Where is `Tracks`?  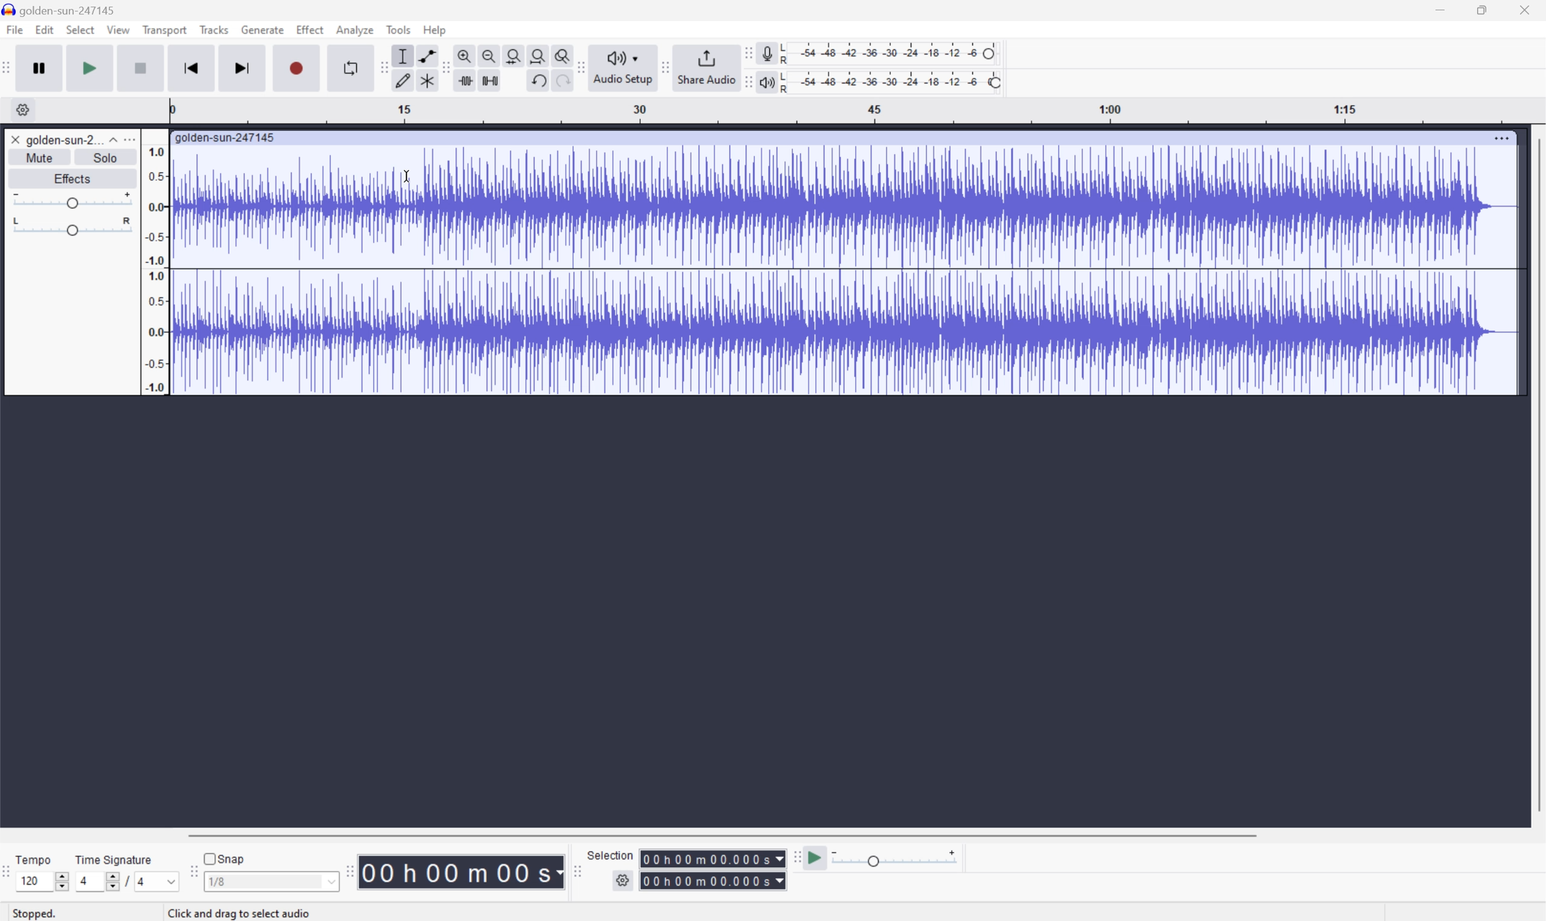
Tracks is located at coordinates (214, 29).